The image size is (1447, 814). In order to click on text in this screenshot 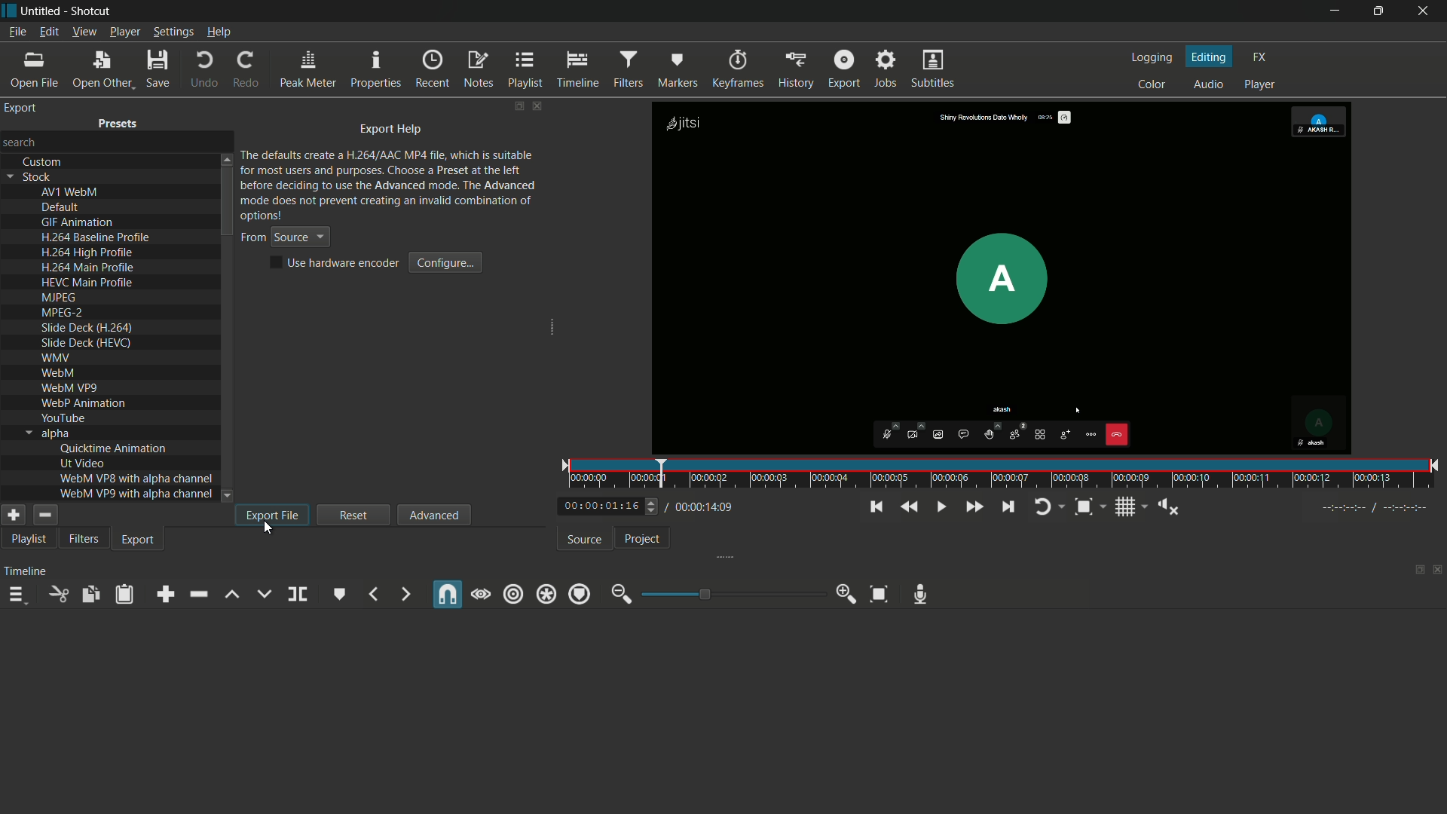, I will do `click(56, 433)`.